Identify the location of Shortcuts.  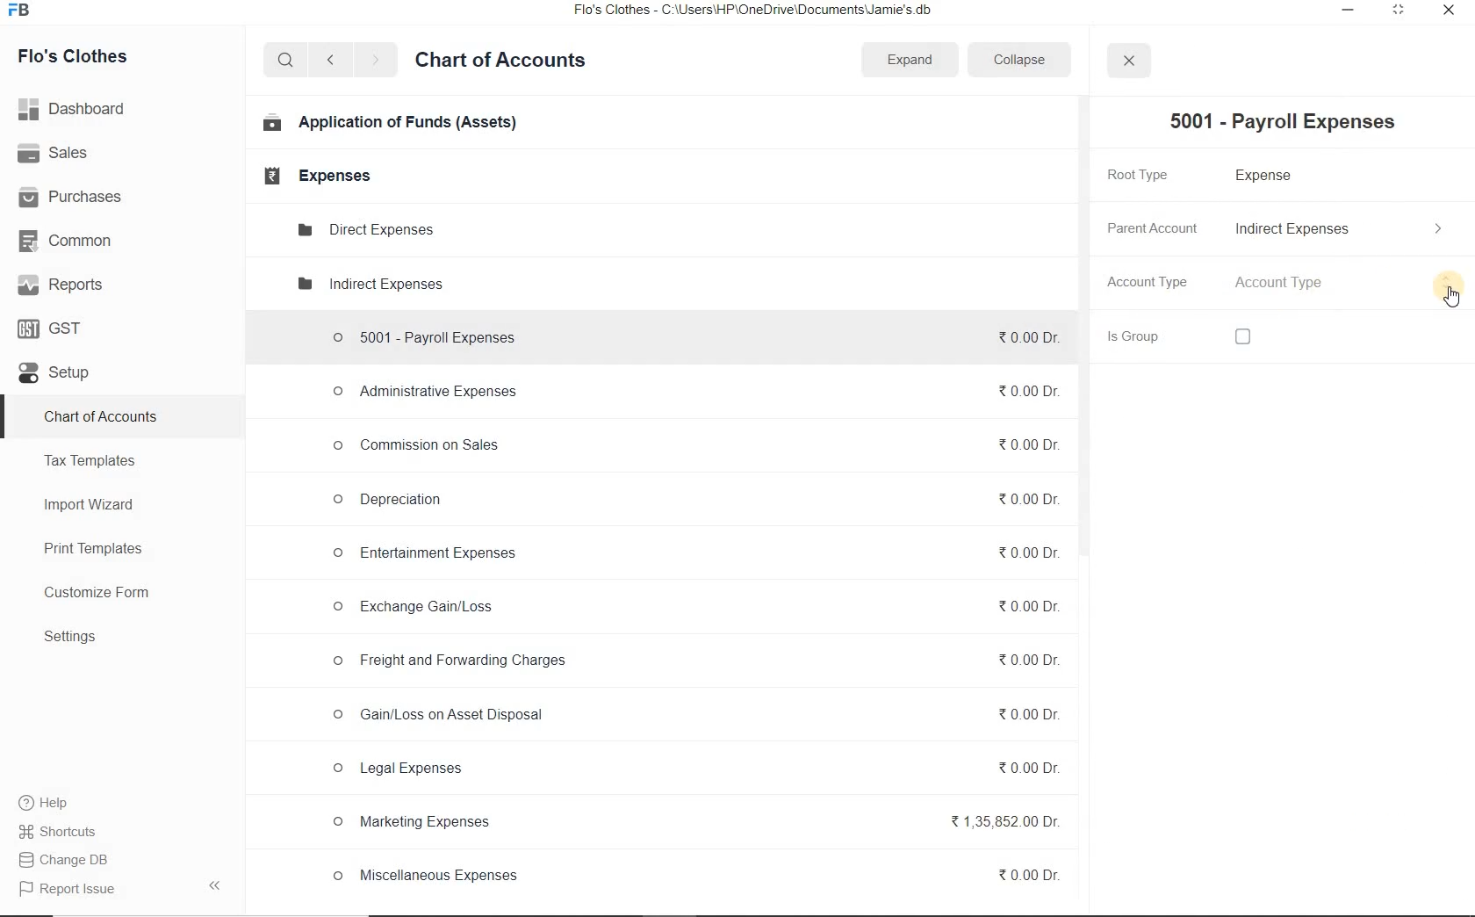
(73, 832).